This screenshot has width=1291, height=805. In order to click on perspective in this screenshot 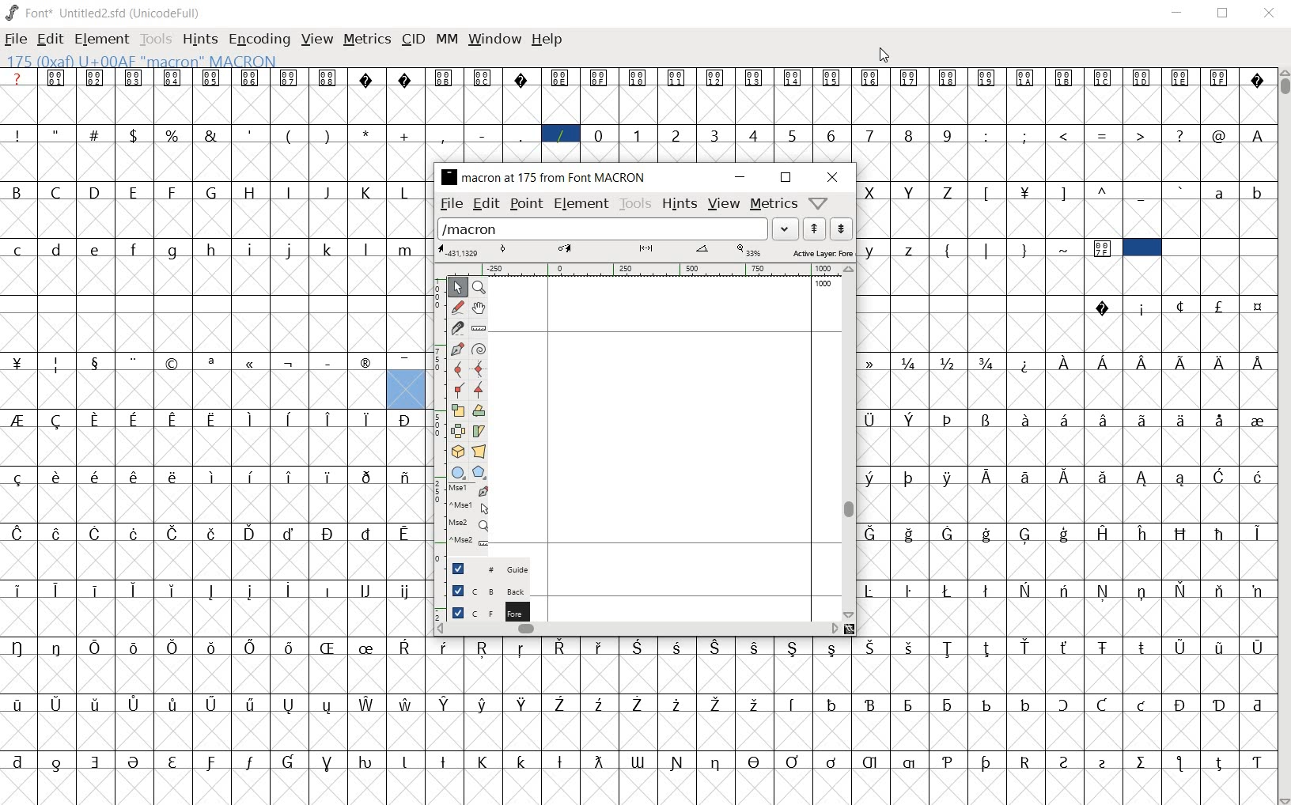, I will do `click(479, 452)`.